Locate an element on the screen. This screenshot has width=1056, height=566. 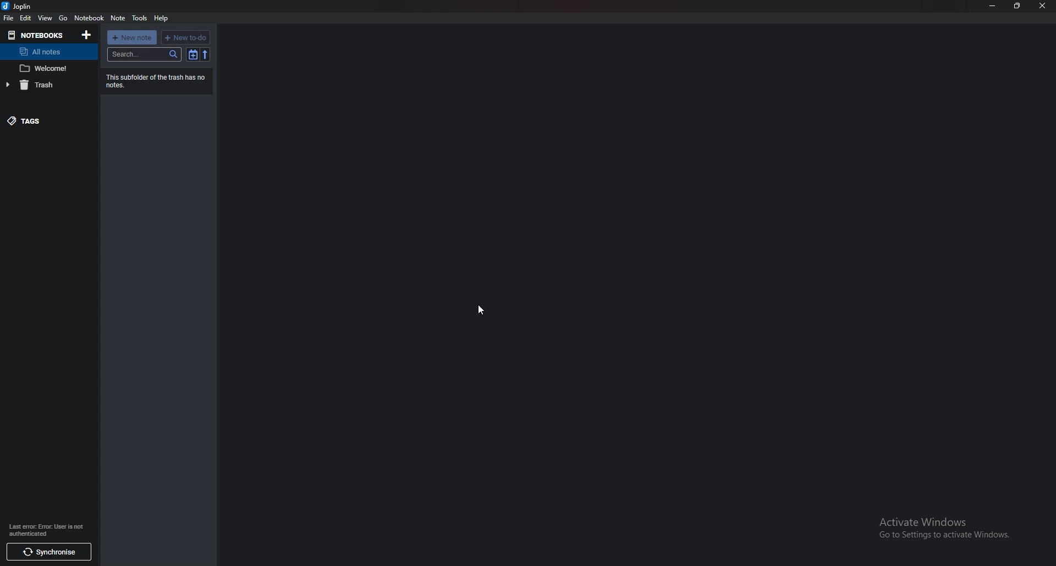
Info is located at coordinates (48, 529).